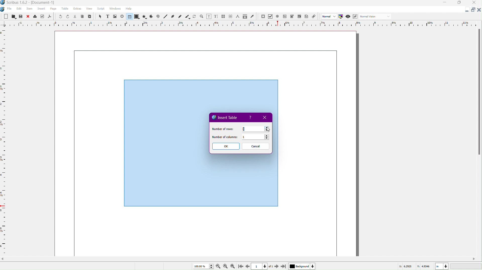 Image resolution: width=482 pixels, height=270 pixels. Describe the element at coordinates (90, 17) in the screenshot. I see `Paste` at that location.